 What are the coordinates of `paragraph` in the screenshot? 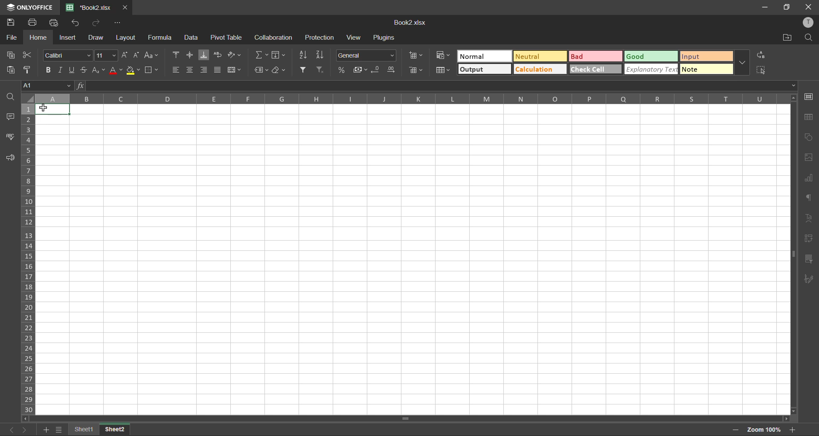 It's located at (808, 197).